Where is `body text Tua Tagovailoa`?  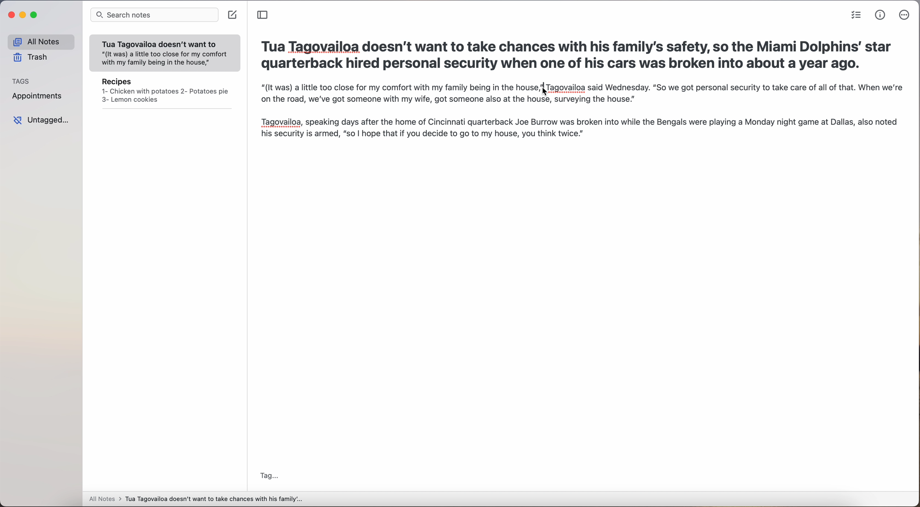
body text Tua Tagovailoa is located at coordinates (580, 118).